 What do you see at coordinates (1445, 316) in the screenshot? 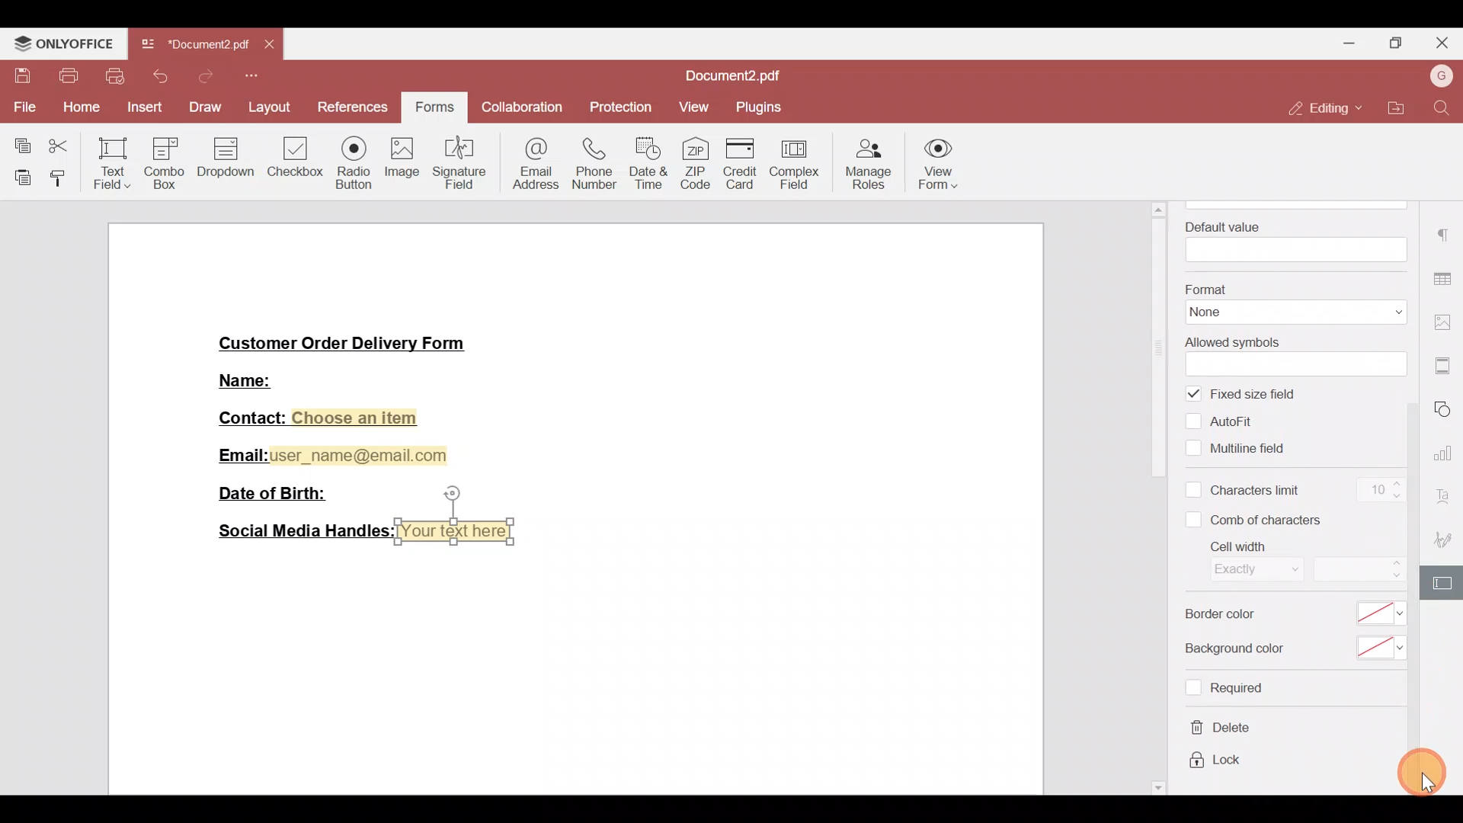
I see `Image settings` at bounding box center [1445, 316].